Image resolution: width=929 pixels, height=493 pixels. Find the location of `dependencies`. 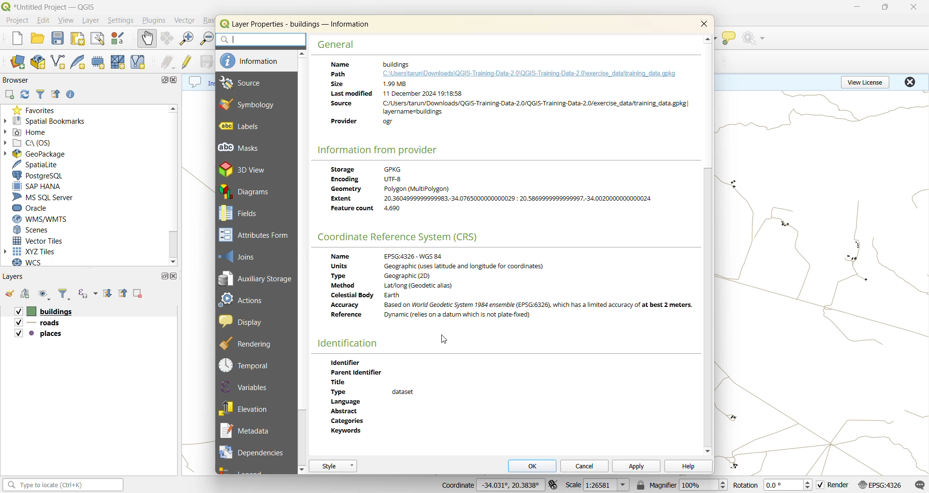

dependencies is located at coordinates (253, 451).